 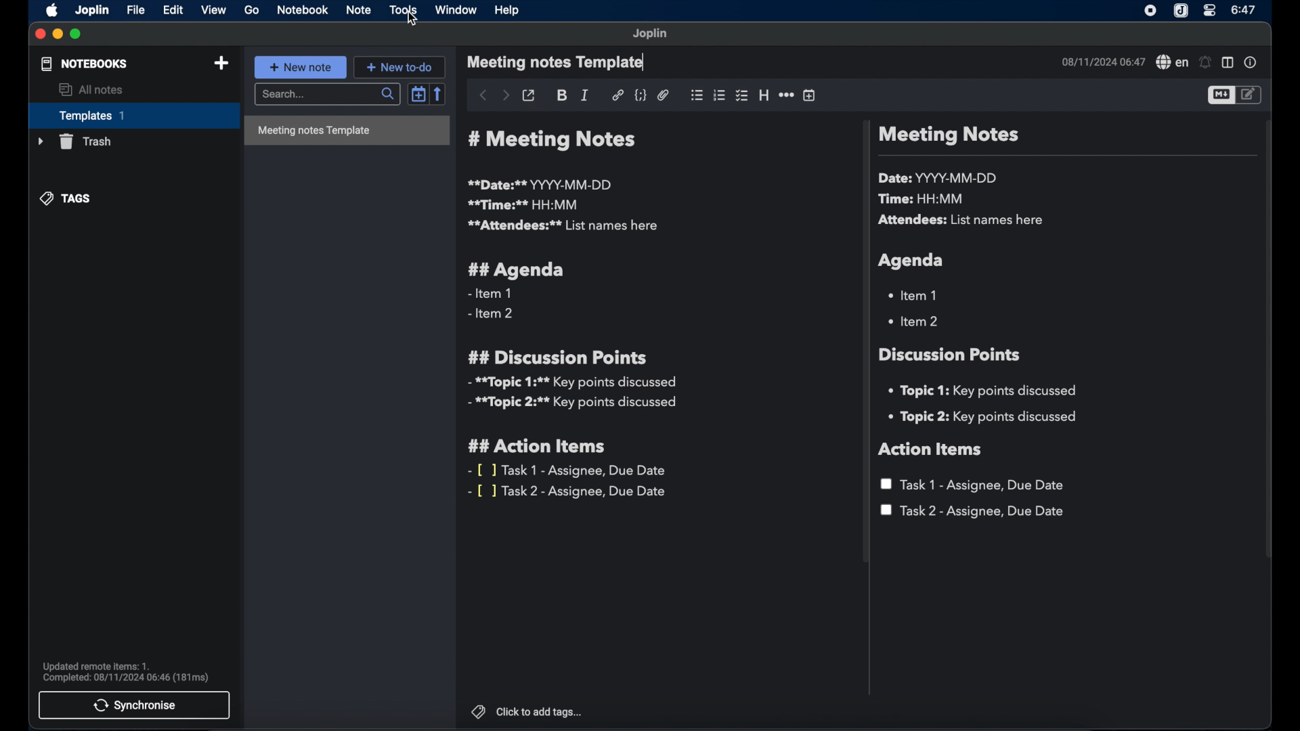 I want to click on updated remote item 1. completed: 08/11/2024 06:46 (181 ms) , so click(x=127, y=671).